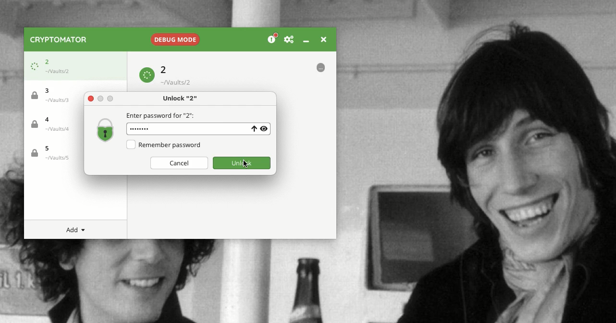 This screenshot has height=323, width=616. Describe the element at coordinates (174, 37) in the screenshot. I see `Debug mode` at that location.